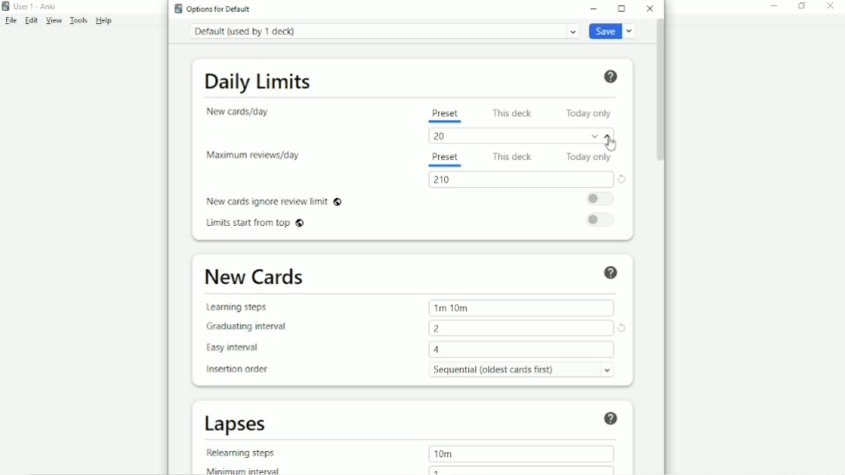  I want to click on Sequential (oldest card first), so click(522, 371).